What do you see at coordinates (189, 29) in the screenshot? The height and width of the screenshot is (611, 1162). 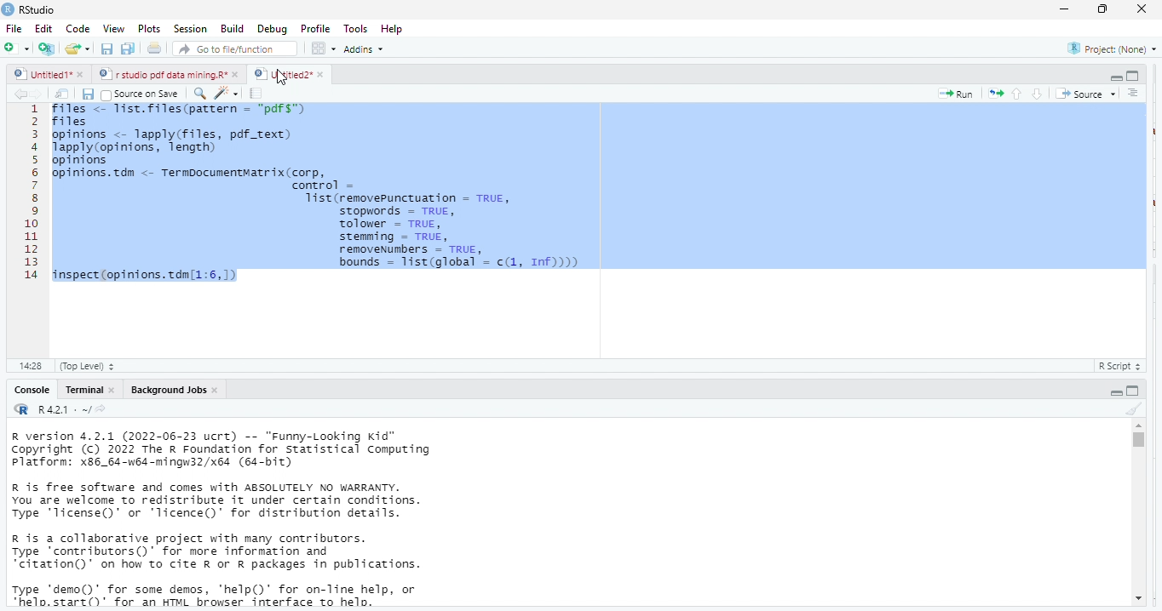 I see `session` at bounding box center [189, 29].